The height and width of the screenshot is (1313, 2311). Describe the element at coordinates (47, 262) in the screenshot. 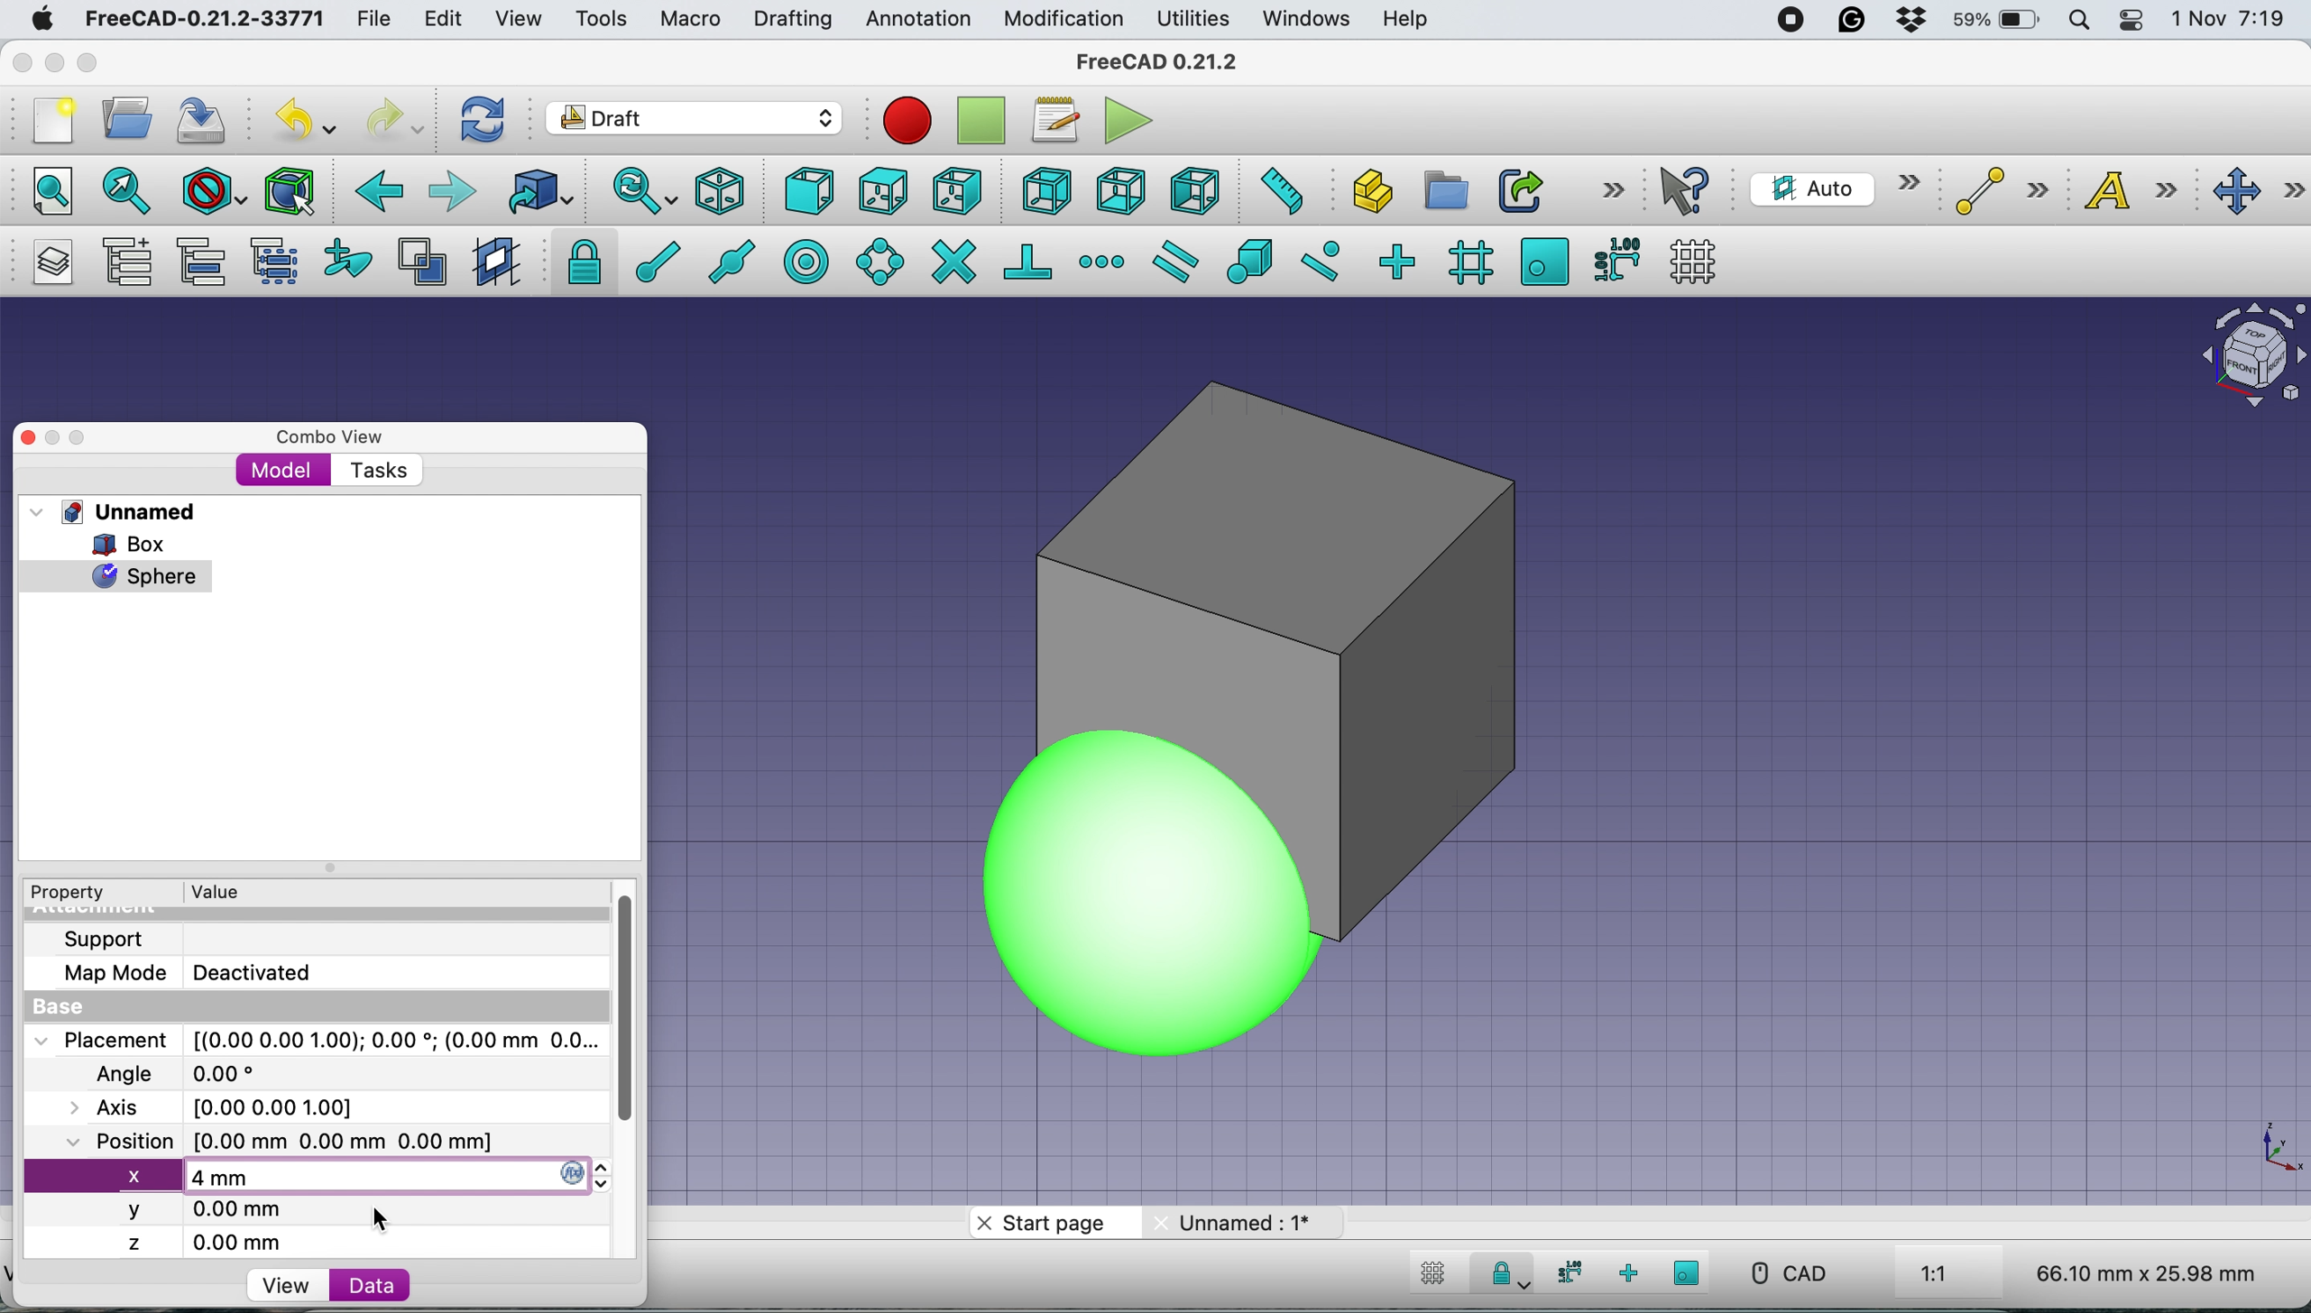

I see `manage layers` at that location.